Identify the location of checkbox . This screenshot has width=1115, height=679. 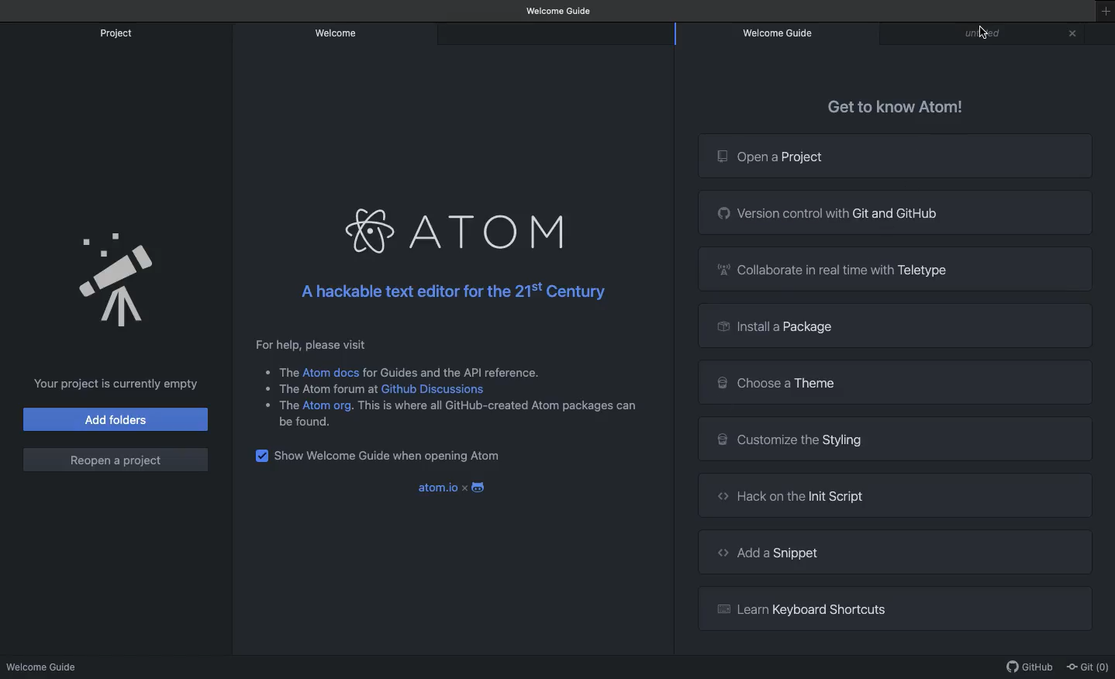
(261, 460).